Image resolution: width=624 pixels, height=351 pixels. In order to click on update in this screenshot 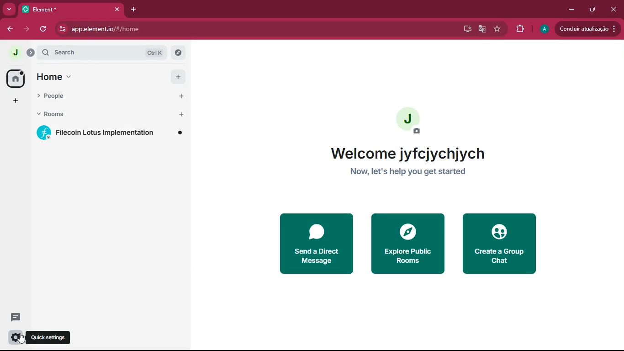, I will do `click(587, 29)`.